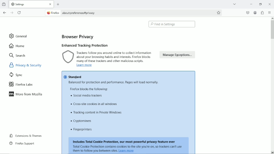 The image size is (274, 154). I want to click on link, so click(127, 151).